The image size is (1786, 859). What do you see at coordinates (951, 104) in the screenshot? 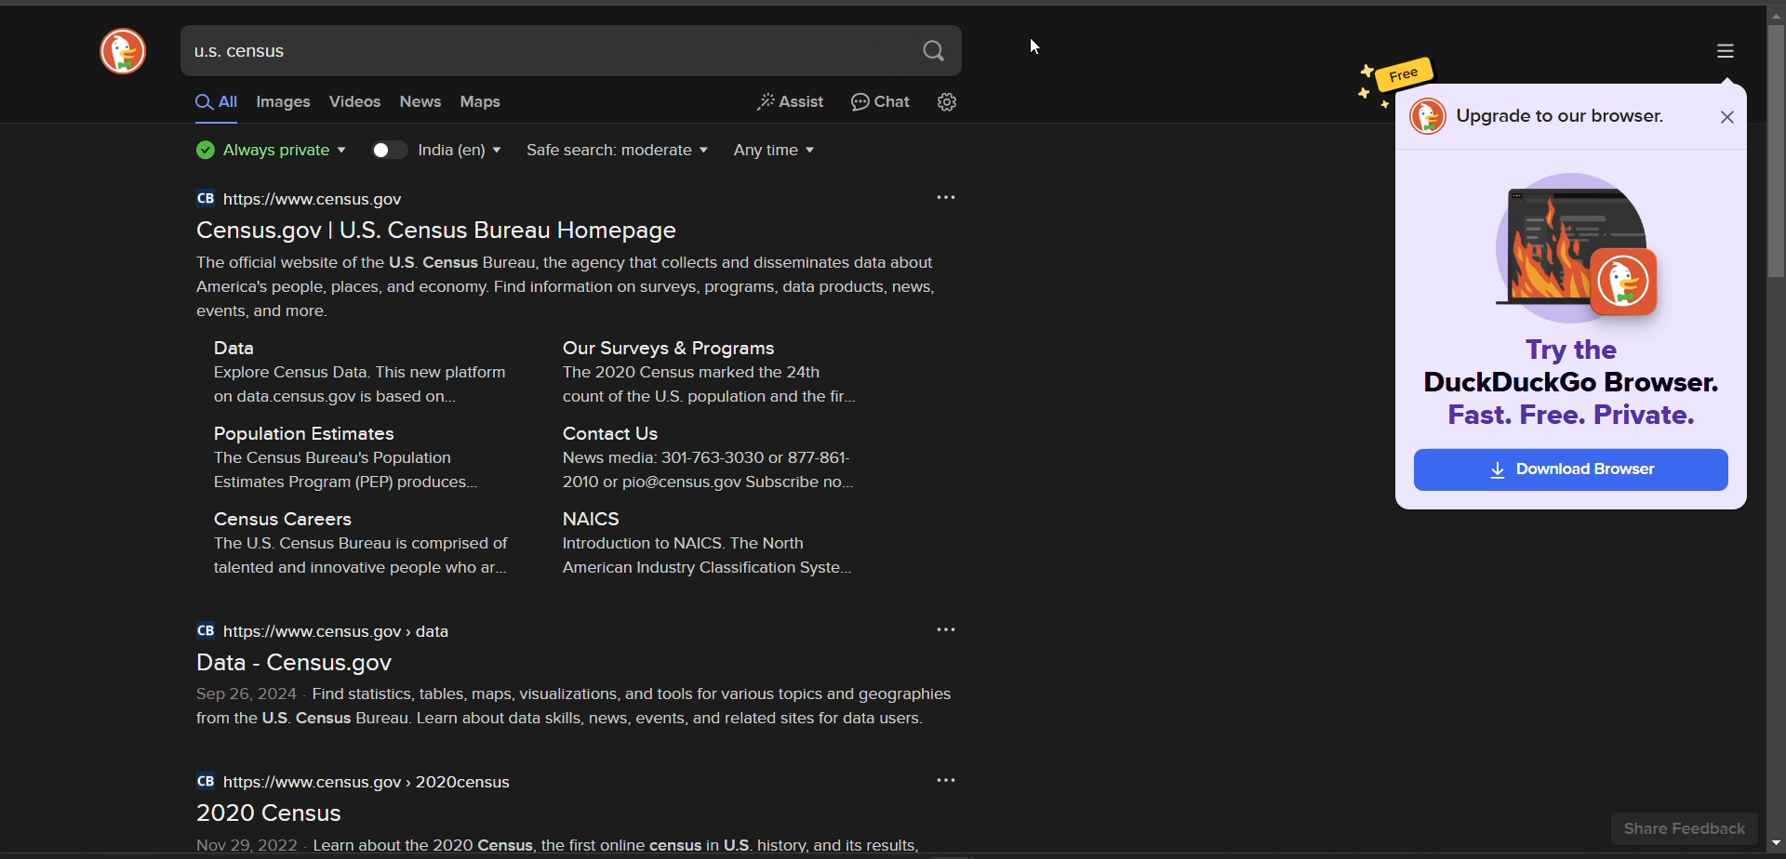
I see `settings` at bounding box center [951, 104].